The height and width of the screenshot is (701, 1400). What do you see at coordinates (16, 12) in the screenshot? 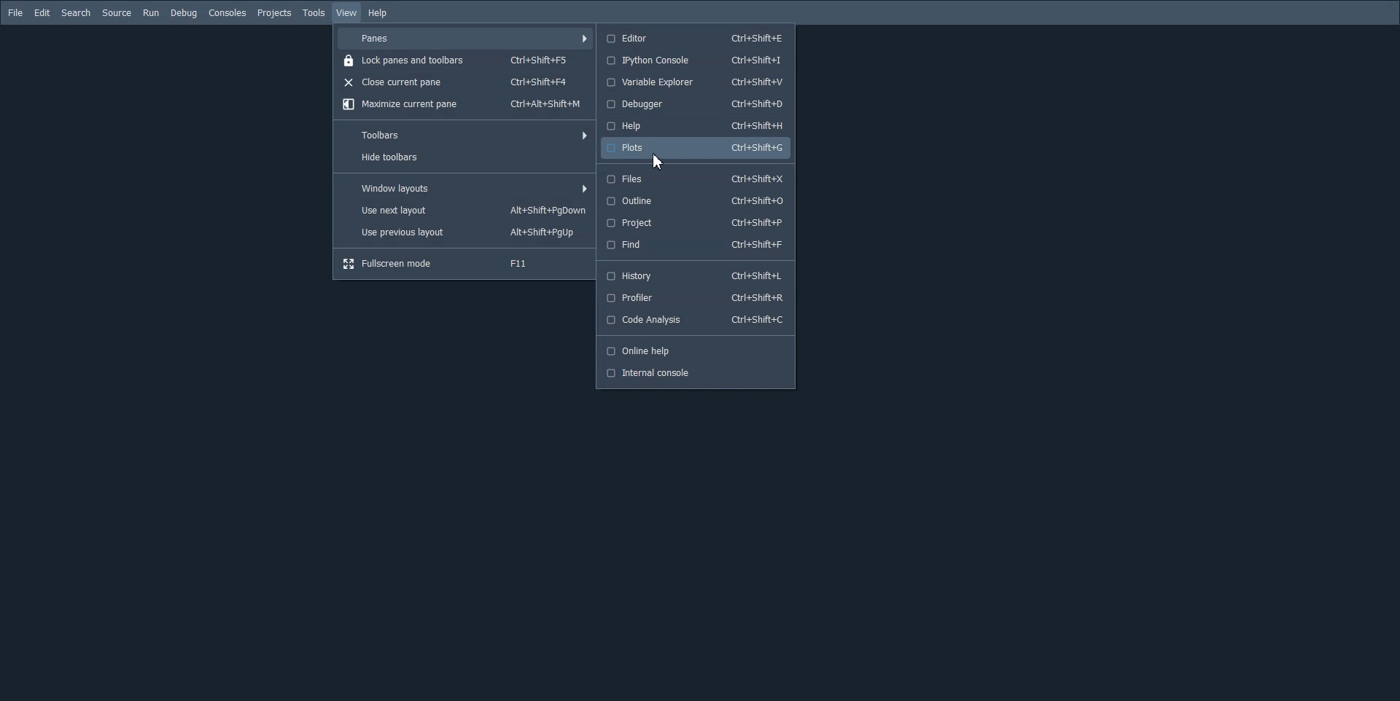
I see `File` at bounding box center [16, 12].